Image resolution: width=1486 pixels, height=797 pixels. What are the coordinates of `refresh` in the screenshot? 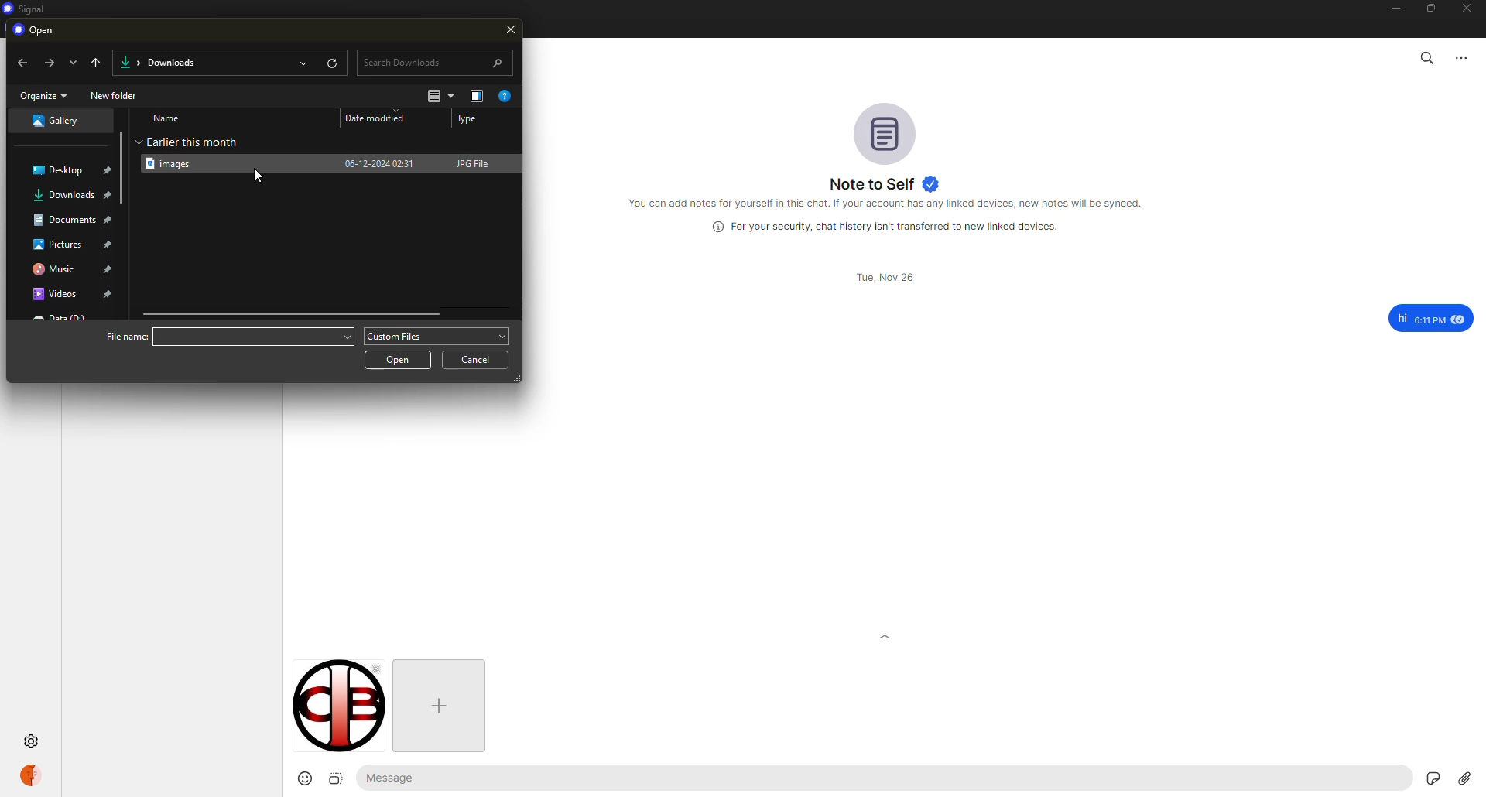 It's located at (332, 62).